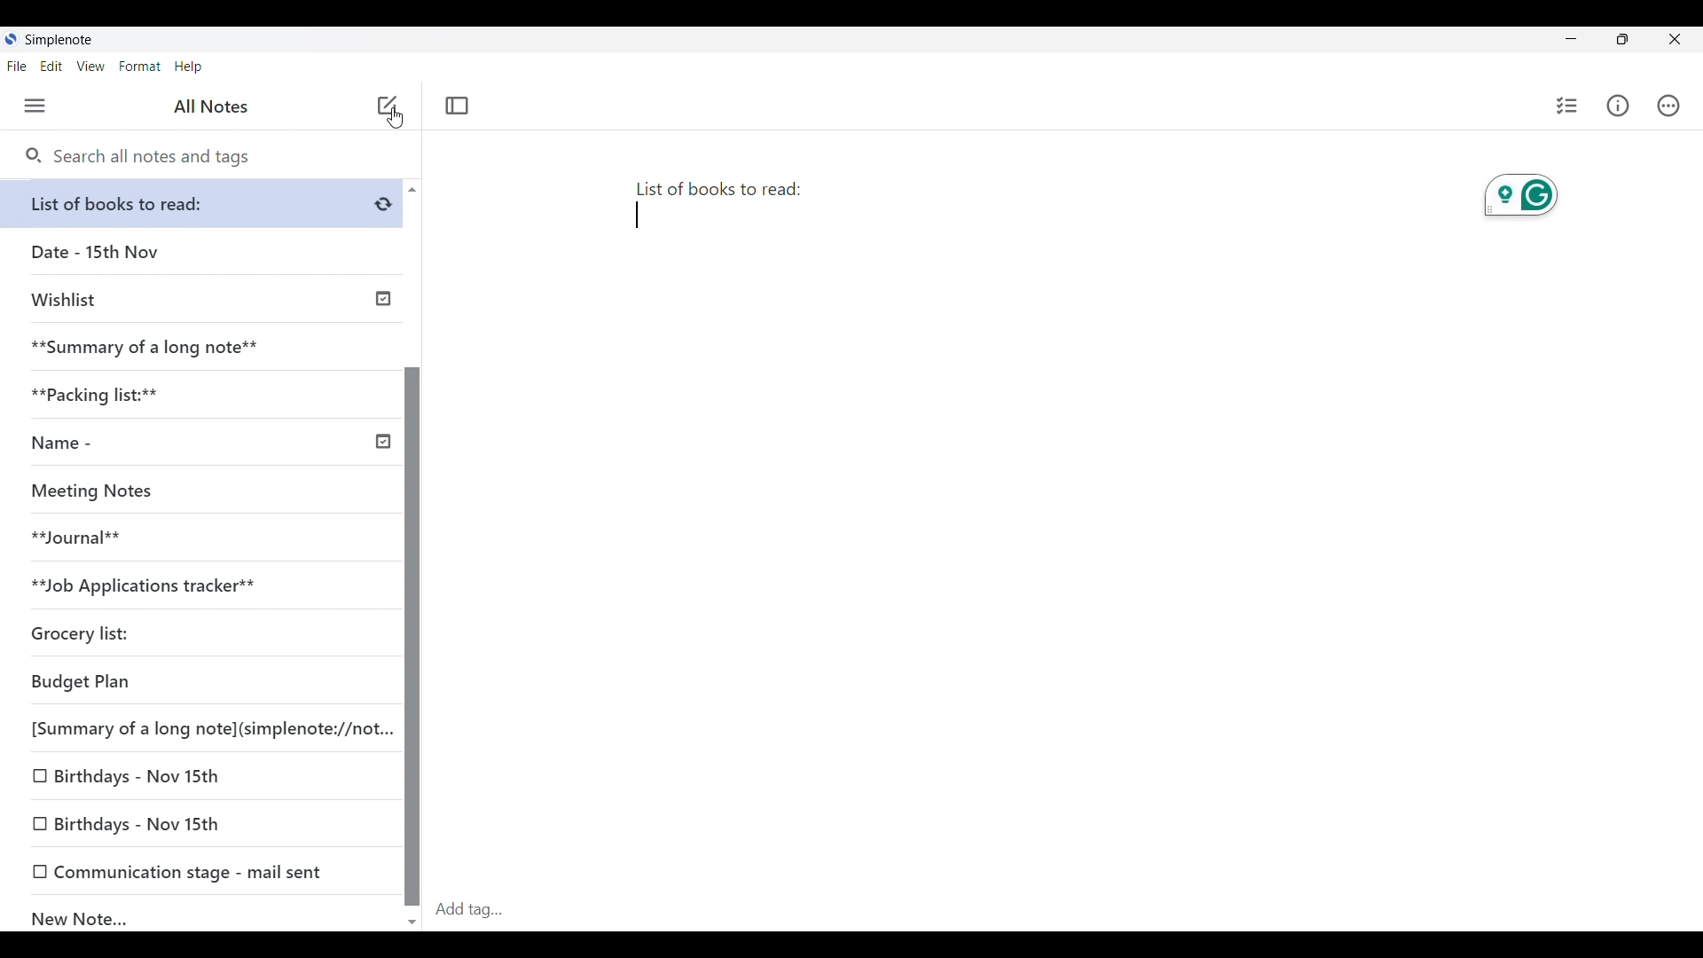 The width and height of the screenshot is (1703, 958). Describe the element at coordinates (1618, 106) in the screenshot. I see `Info` at that location.